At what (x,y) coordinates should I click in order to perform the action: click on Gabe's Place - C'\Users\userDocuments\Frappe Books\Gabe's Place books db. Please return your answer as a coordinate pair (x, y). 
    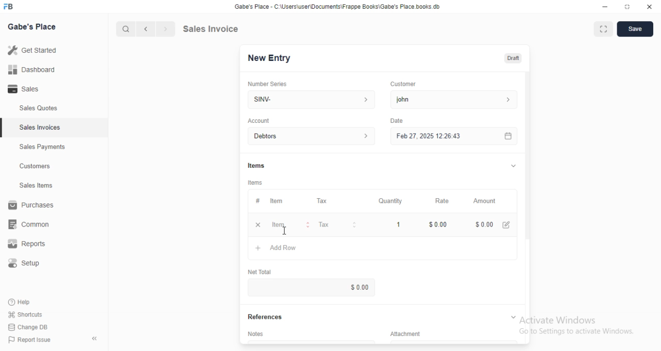
    Looking at the image, I should click on (339, 7).